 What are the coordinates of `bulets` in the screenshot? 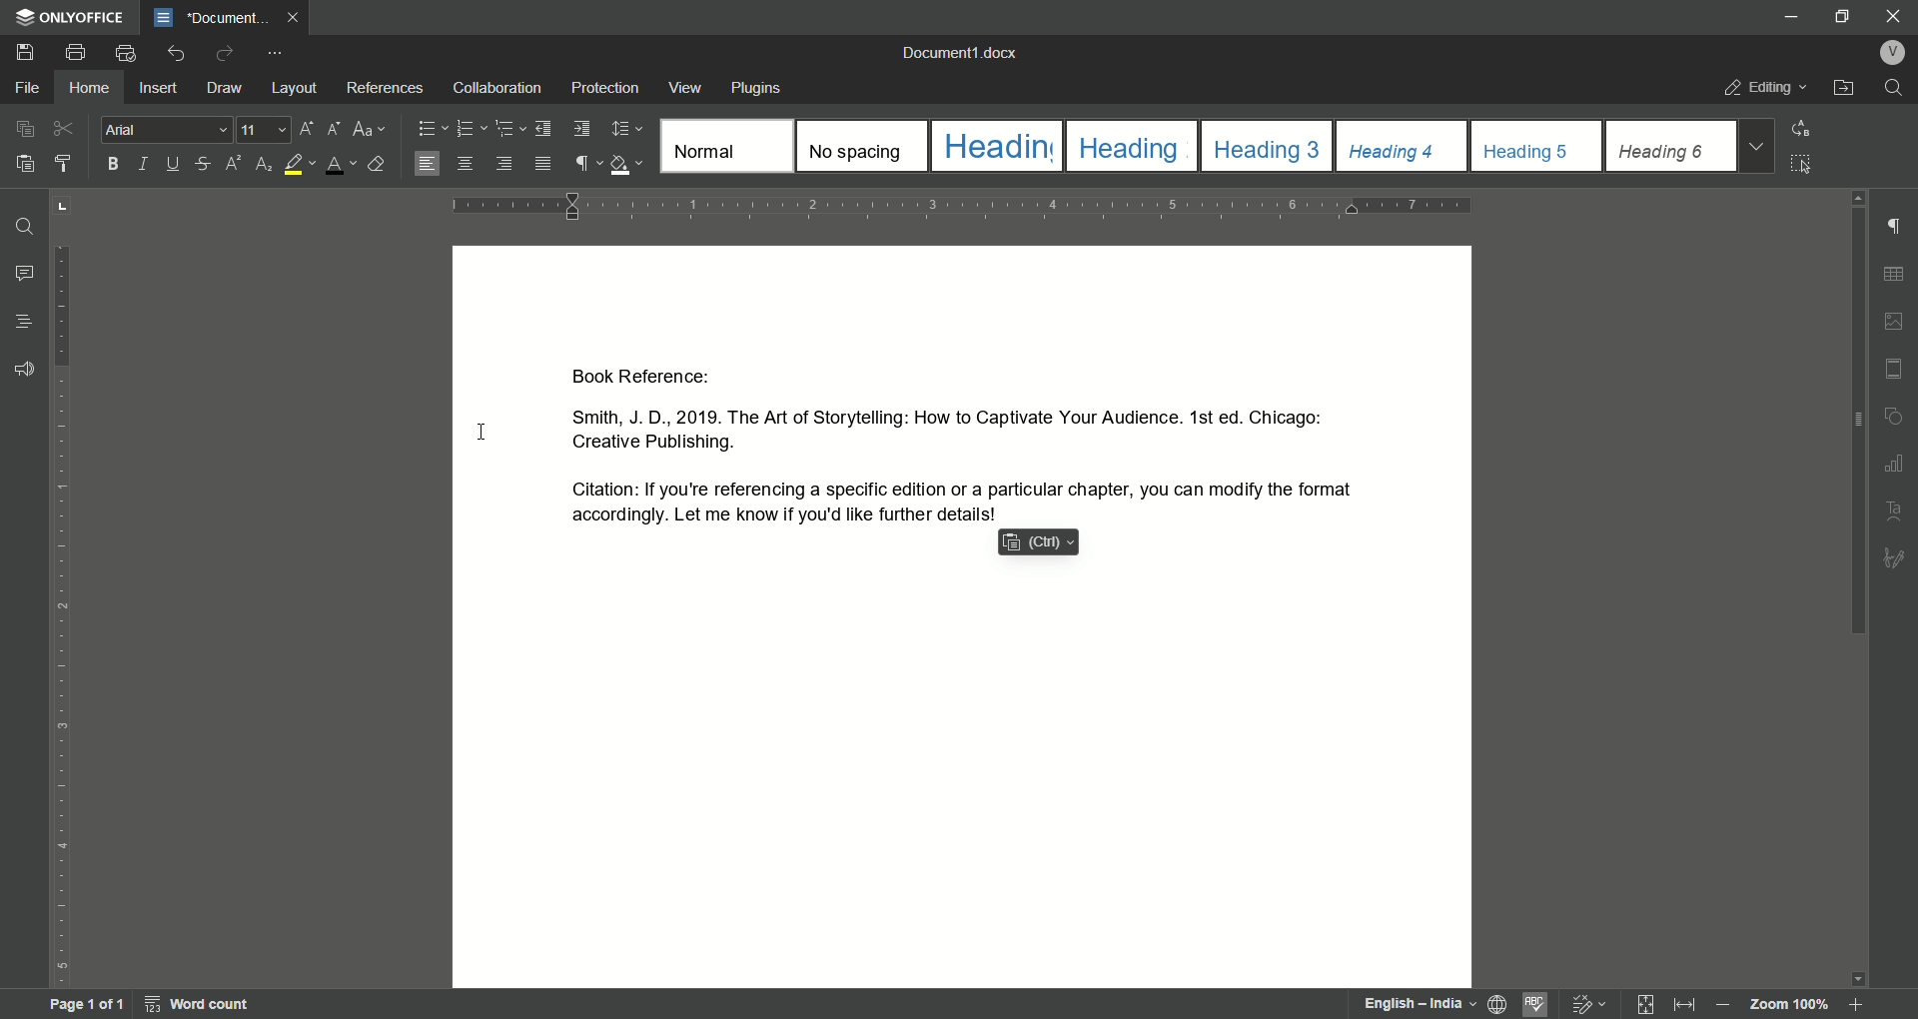 It's located at (433, 127).